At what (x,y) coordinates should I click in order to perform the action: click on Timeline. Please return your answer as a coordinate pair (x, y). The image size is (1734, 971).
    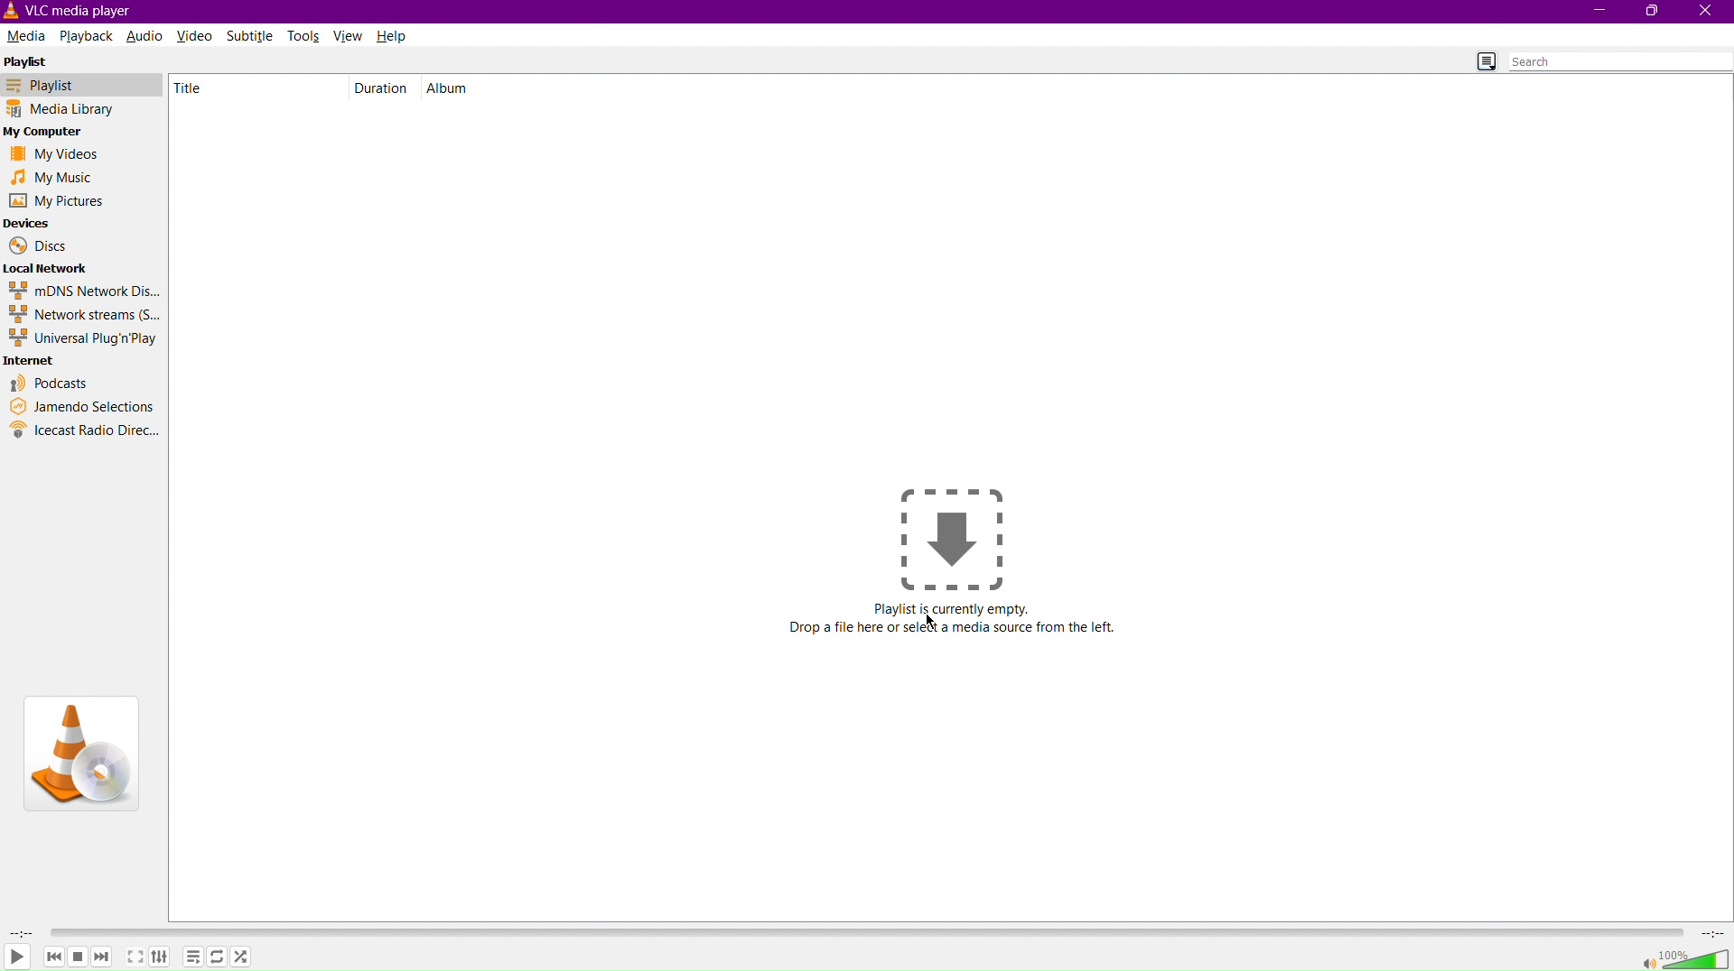
    Looking at the image, I should click on (885, 928).